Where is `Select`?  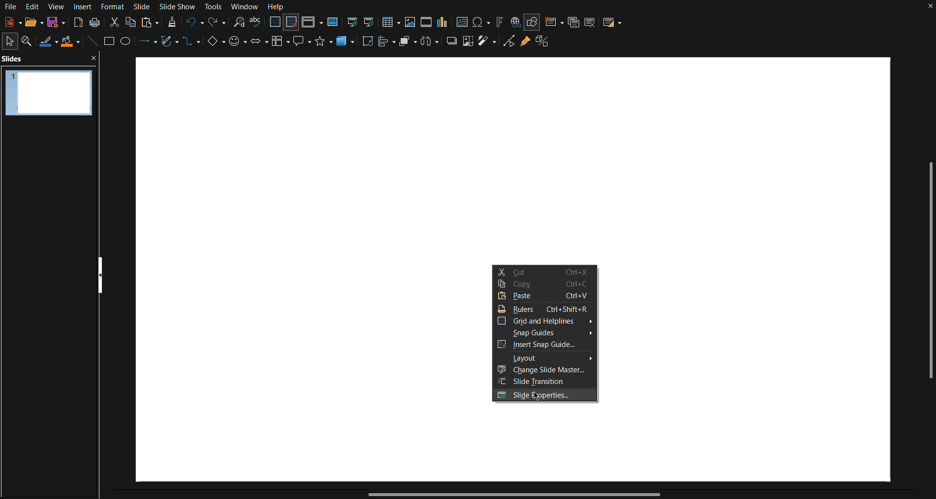 Select is located at coordinates (11, 40).